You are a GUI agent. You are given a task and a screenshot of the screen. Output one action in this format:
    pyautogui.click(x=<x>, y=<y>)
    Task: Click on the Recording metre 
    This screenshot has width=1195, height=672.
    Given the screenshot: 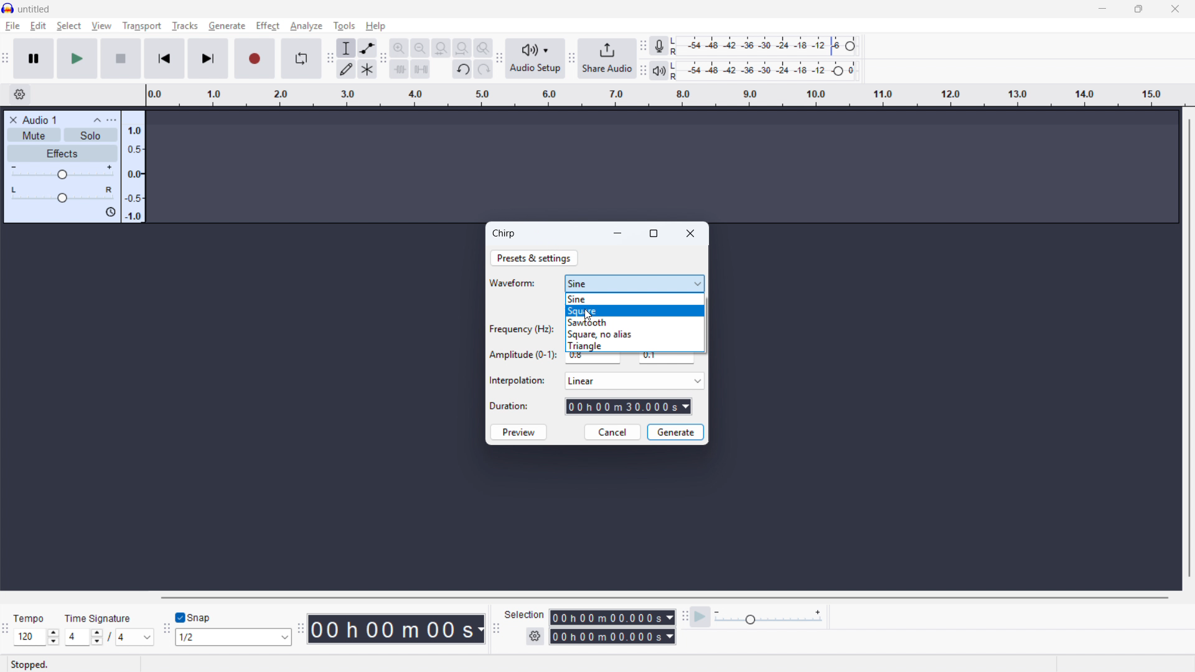 What is the action you would take?
    pyautogui.click(x=658, y=45)
    